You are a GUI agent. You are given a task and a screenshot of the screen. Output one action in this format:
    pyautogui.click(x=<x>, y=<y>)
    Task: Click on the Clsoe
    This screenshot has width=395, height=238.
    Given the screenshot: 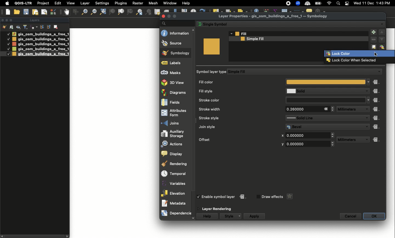 What is the action you would take?
    pyautogui.click(x=2, y=20)
    